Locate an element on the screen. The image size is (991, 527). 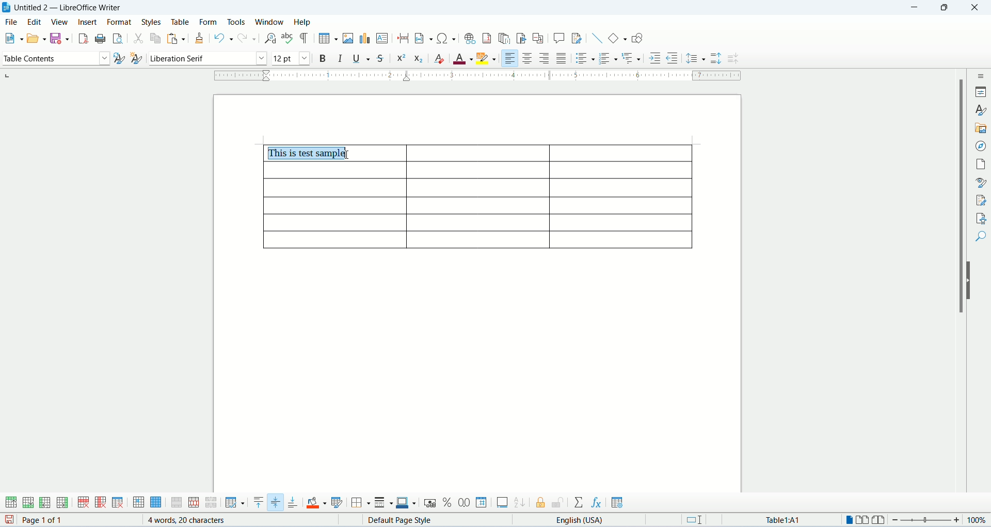
align right is located at coordinates (546, 58).